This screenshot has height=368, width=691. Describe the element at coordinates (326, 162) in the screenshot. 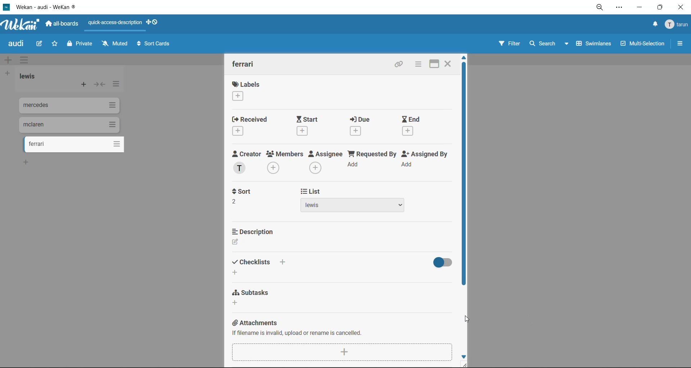

I see `assignee` at that location.